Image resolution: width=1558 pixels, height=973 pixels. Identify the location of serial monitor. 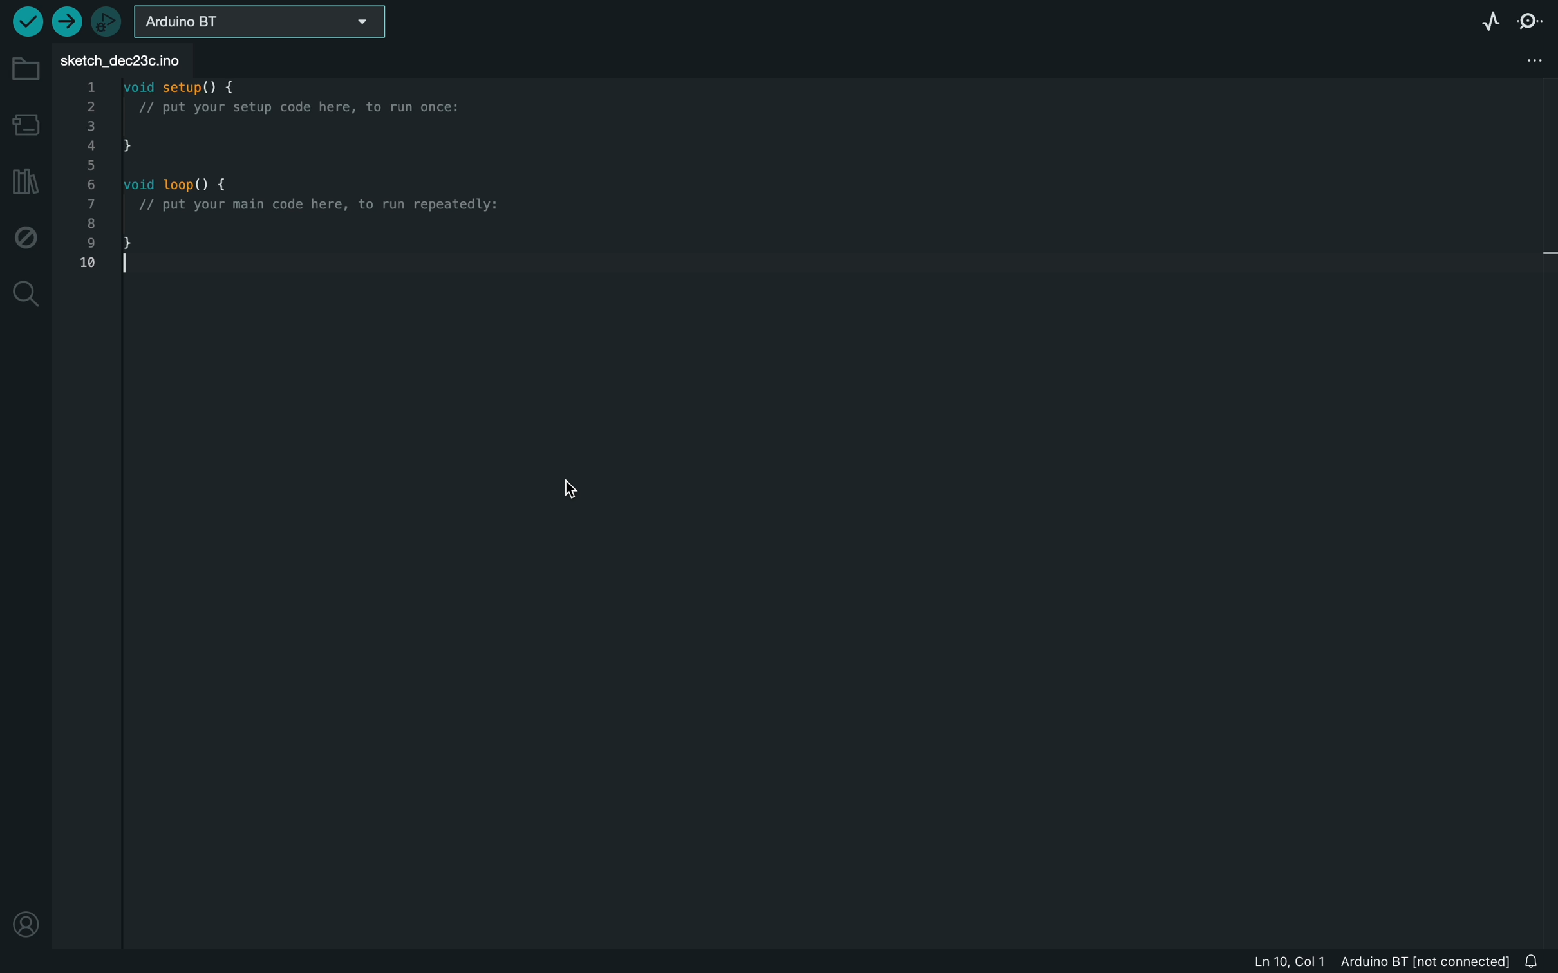
(1537, 19).